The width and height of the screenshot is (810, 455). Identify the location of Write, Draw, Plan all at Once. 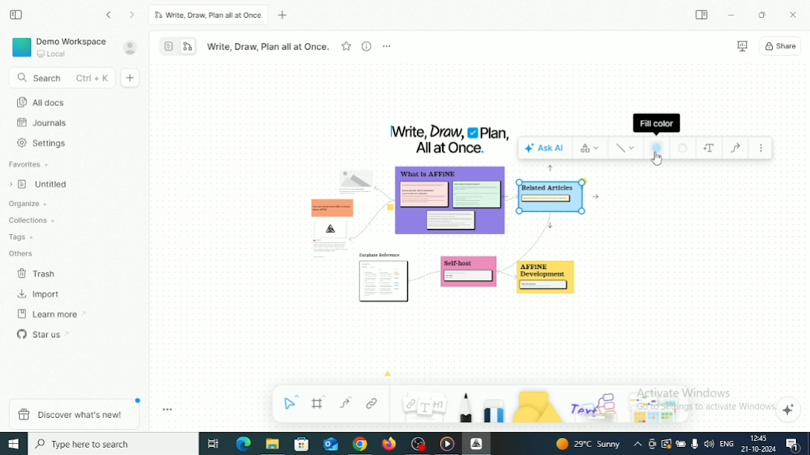
(208, 15).